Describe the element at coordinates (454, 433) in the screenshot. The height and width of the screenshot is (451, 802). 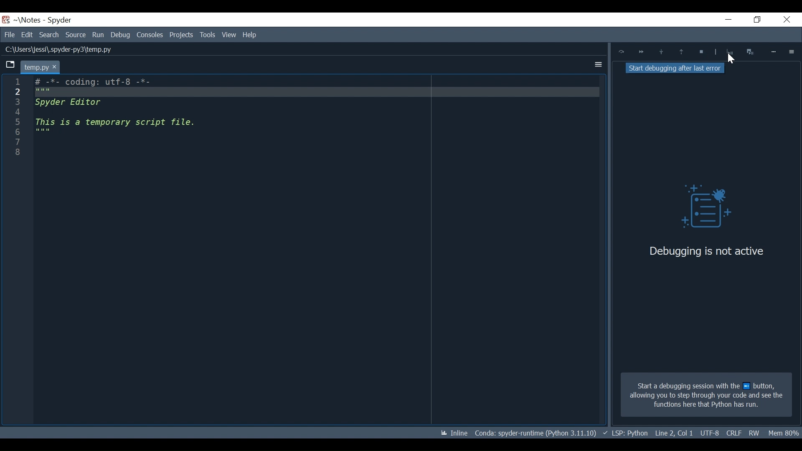
I see `Toggle inline and interactive Matplotlib plotting` at that location.